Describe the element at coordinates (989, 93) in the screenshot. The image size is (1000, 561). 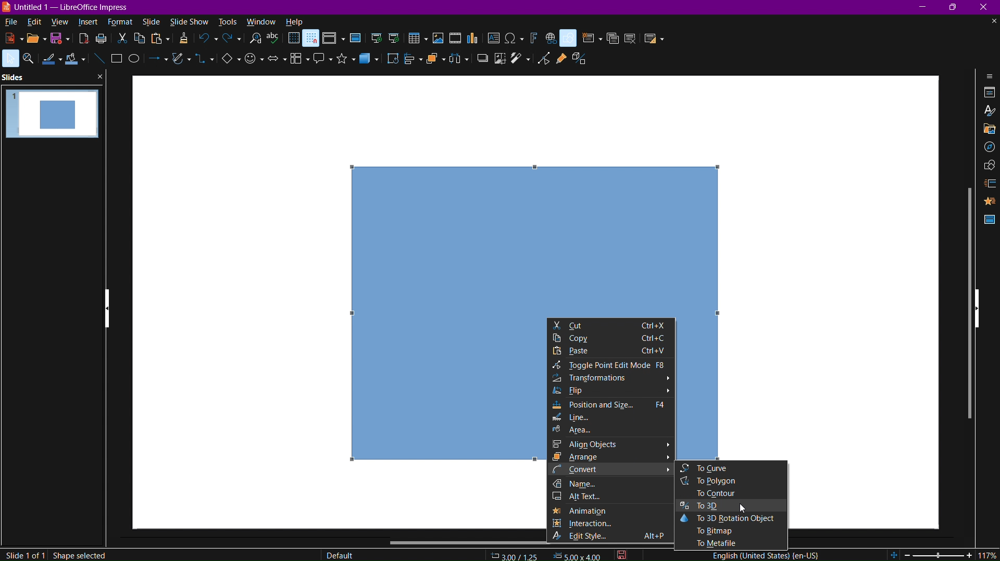
I see `Properties` at that location.